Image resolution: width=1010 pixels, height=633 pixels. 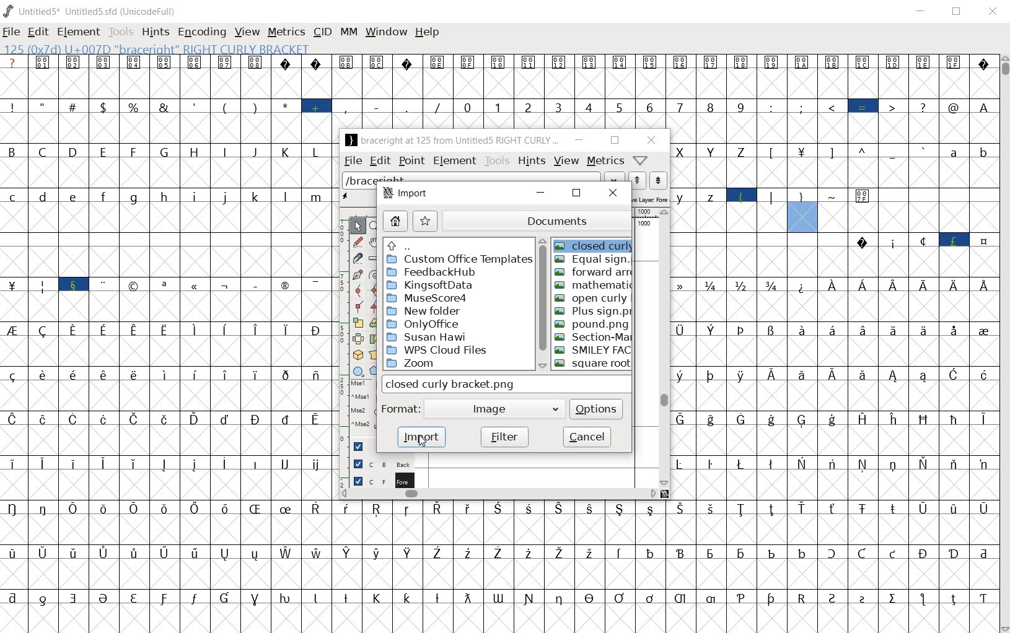 What do you see at coordinates (374, 290) in the screenshot?
I see `add a curve point always either horizontal or vertical` at bounding box center [374, 290].